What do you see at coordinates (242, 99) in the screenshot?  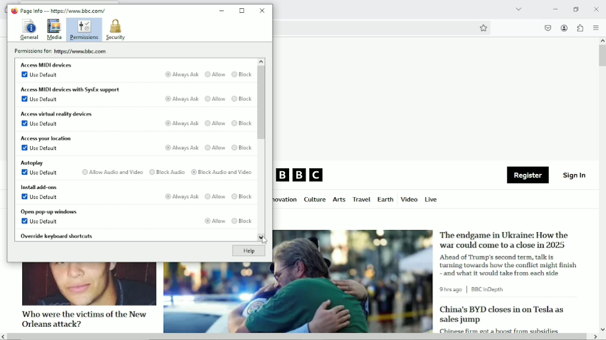 I see `Block` at bounding box center [242, 99].